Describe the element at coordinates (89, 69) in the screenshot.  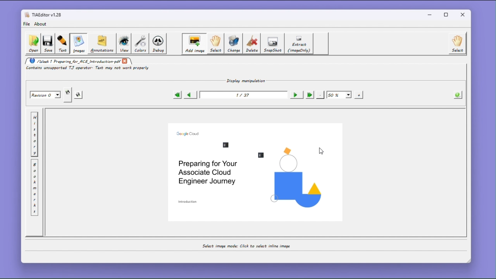
I see `Contains unsupported TJ operator. Text may not work properly` at that location.